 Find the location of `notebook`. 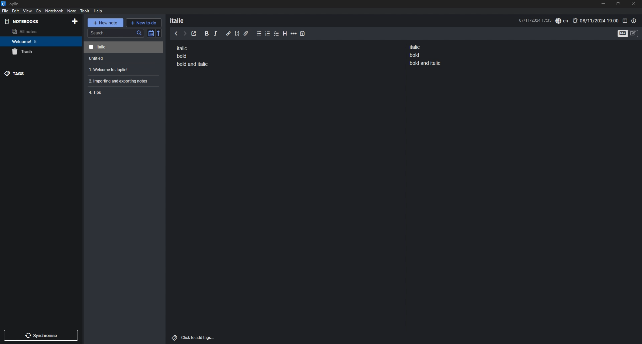

notebook is located at coordinates (40, 41).